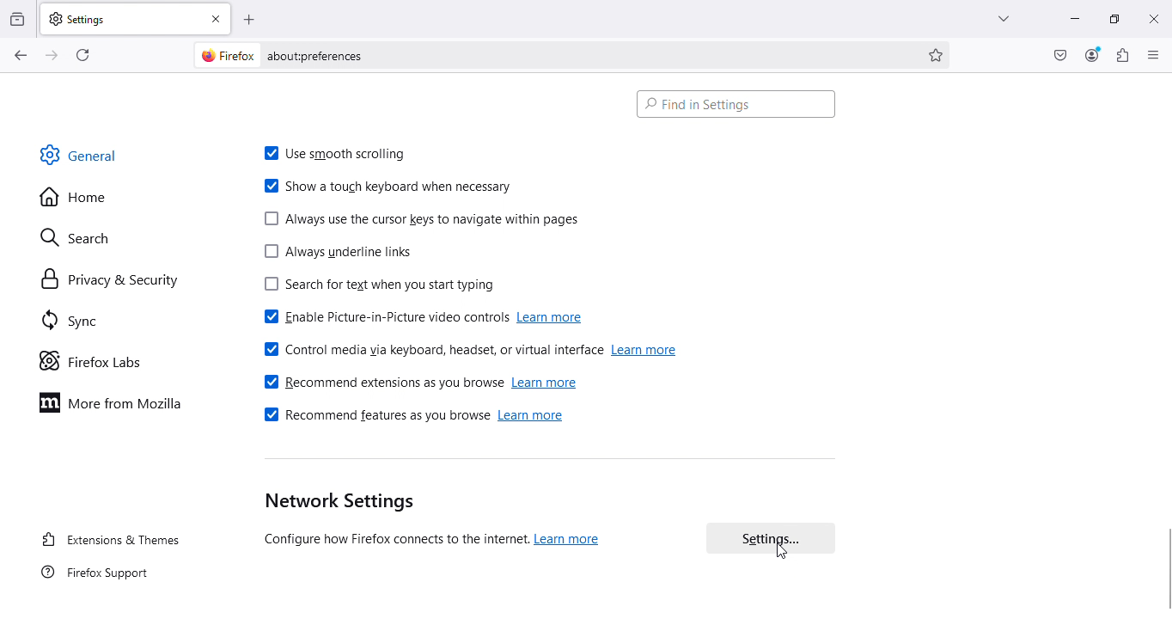 The image size is (1172, 619). Describe the element at coordinates (108, 279) in the screenshot. I see `Privacy and security` at that location.